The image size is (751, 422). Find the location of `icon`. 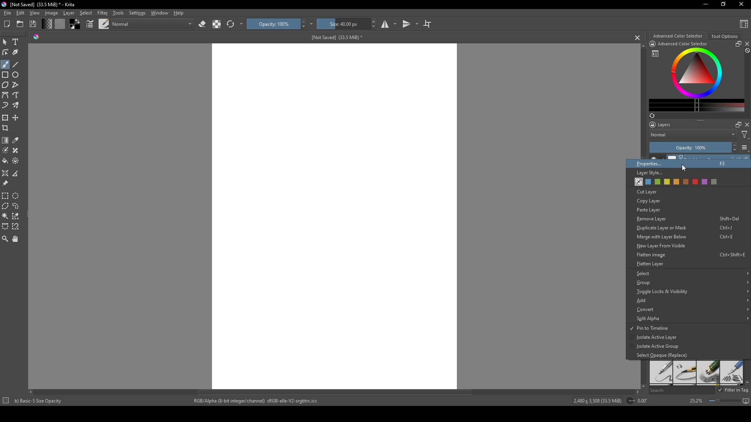

icon is located at coordinates (5, 401).